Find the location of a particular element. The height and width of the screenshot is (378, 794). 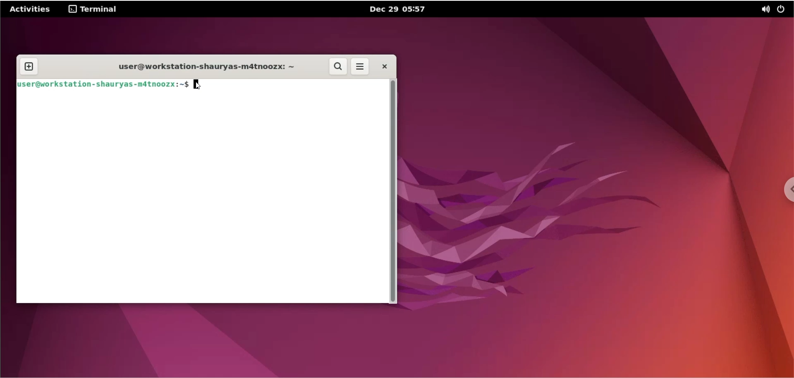

Dec 29 05:57 is located at coordinates (401, 10).